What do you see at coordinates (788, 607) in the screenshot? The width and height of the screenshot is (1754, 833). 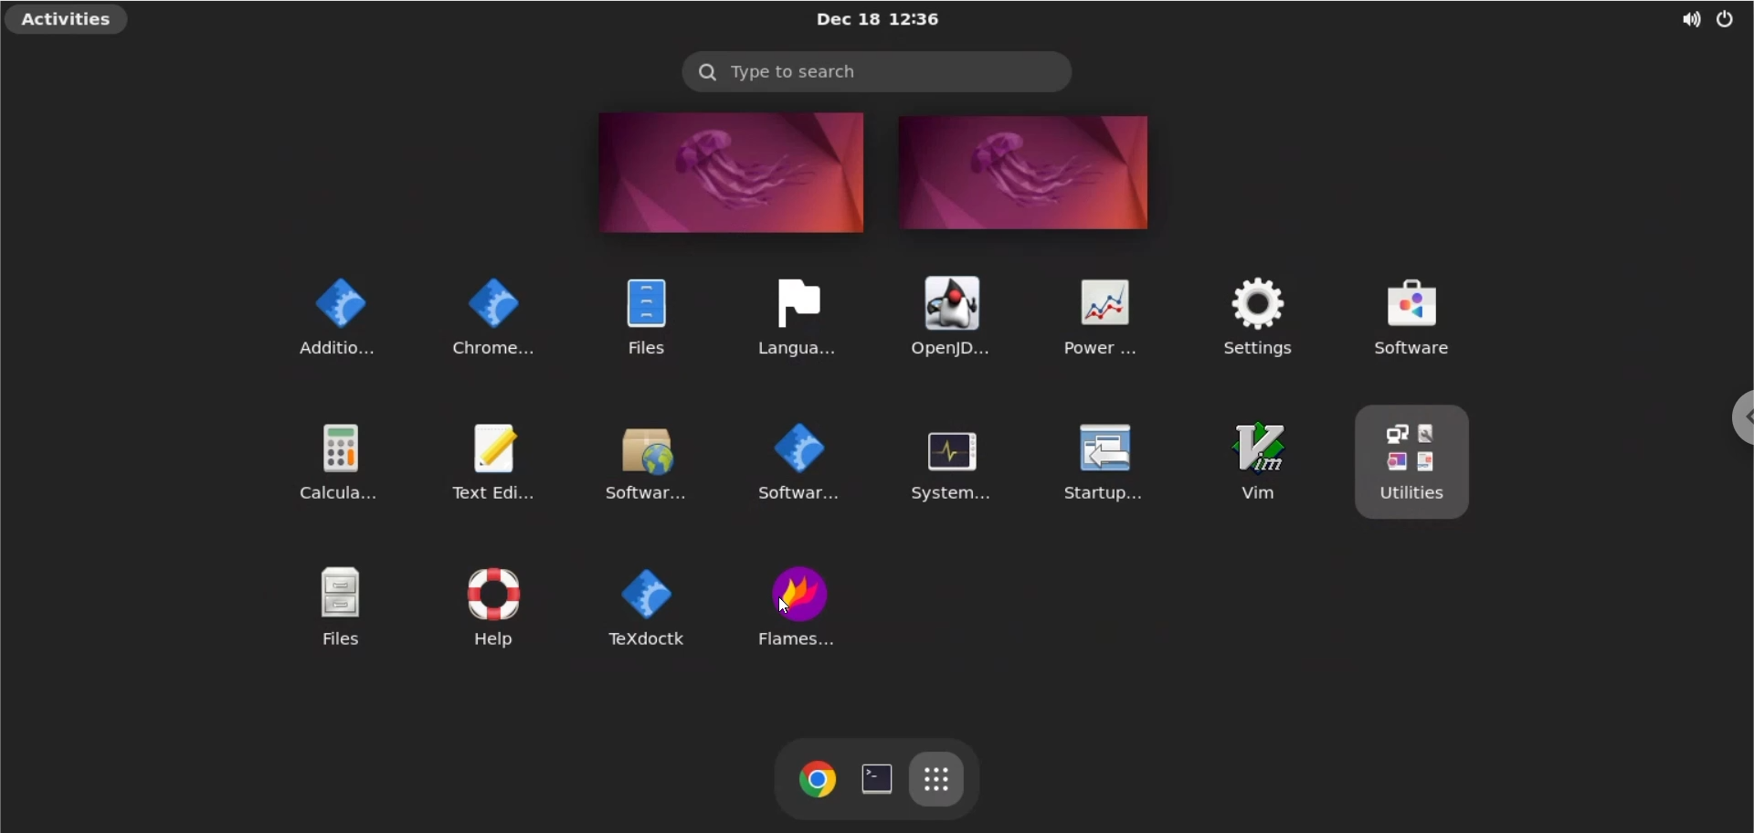 I see `cursor` at bounding box center [788, 607].